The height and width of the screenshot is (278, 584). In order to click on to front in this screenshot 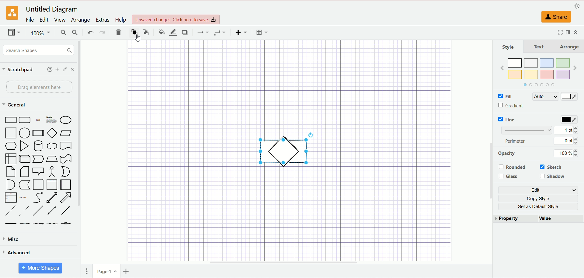, I will do `click(135, 32)`.